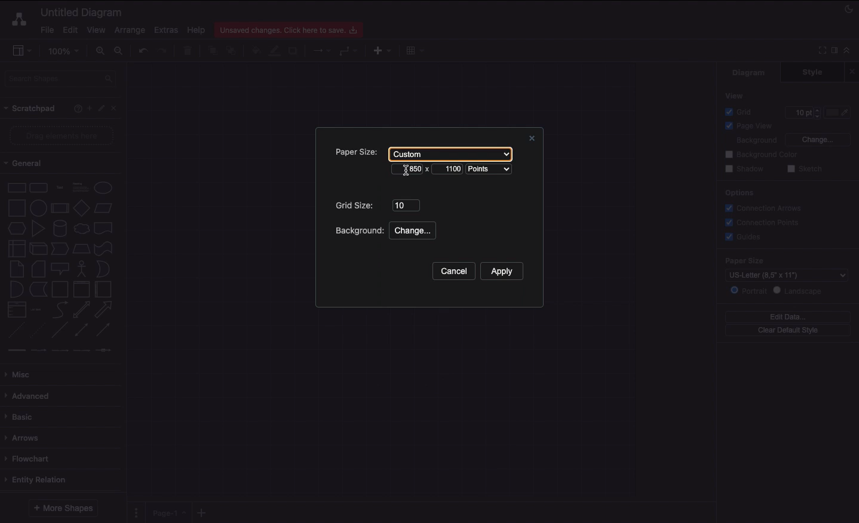 The image size is (859, 523). I want to click on Undo, so click(142, 50).